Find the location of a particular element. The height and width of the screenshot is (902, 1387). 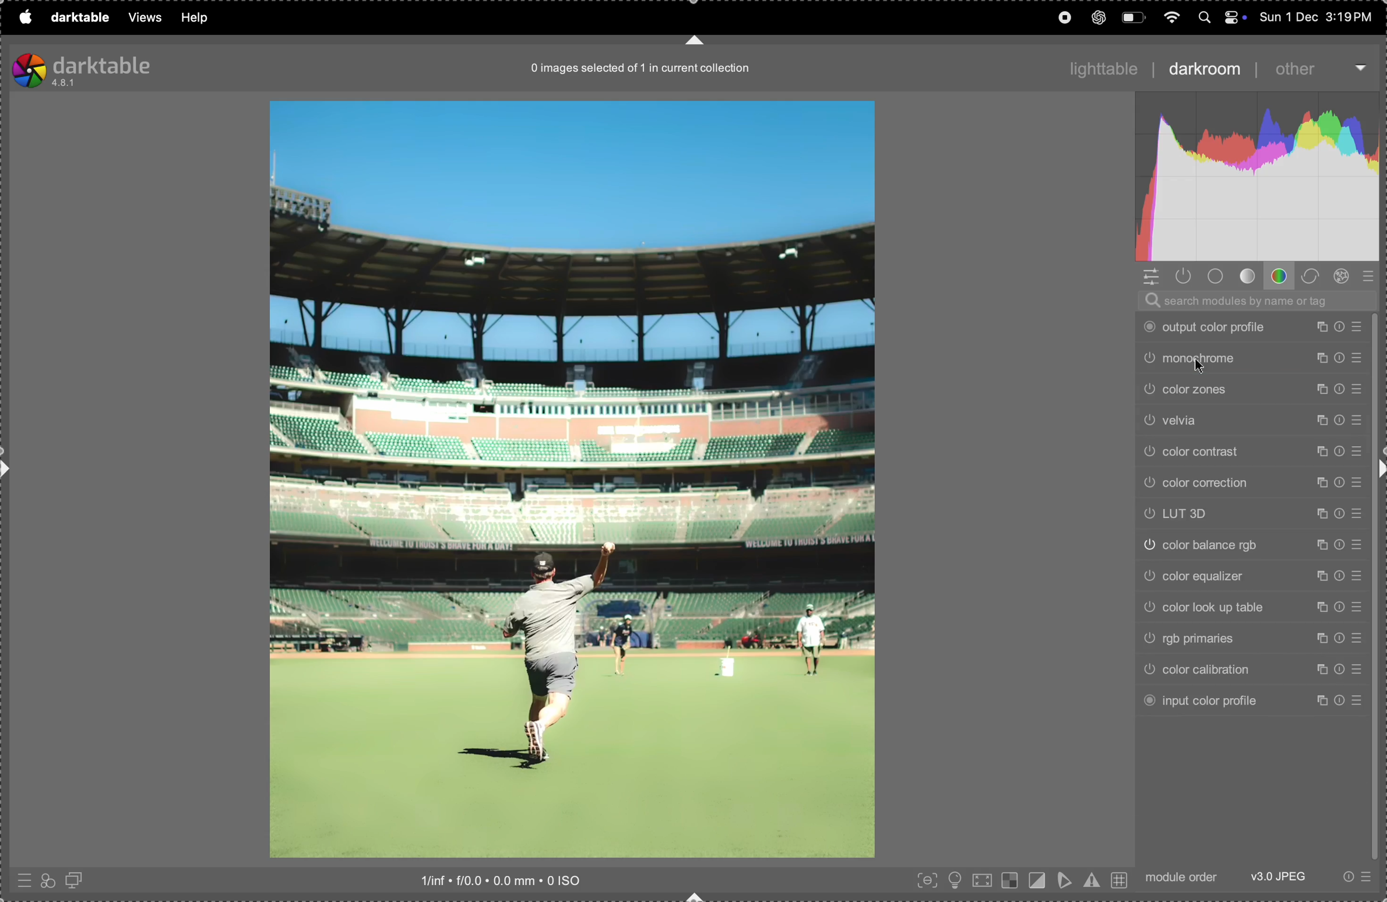

darkroom is located at coordinates (1203, 68).